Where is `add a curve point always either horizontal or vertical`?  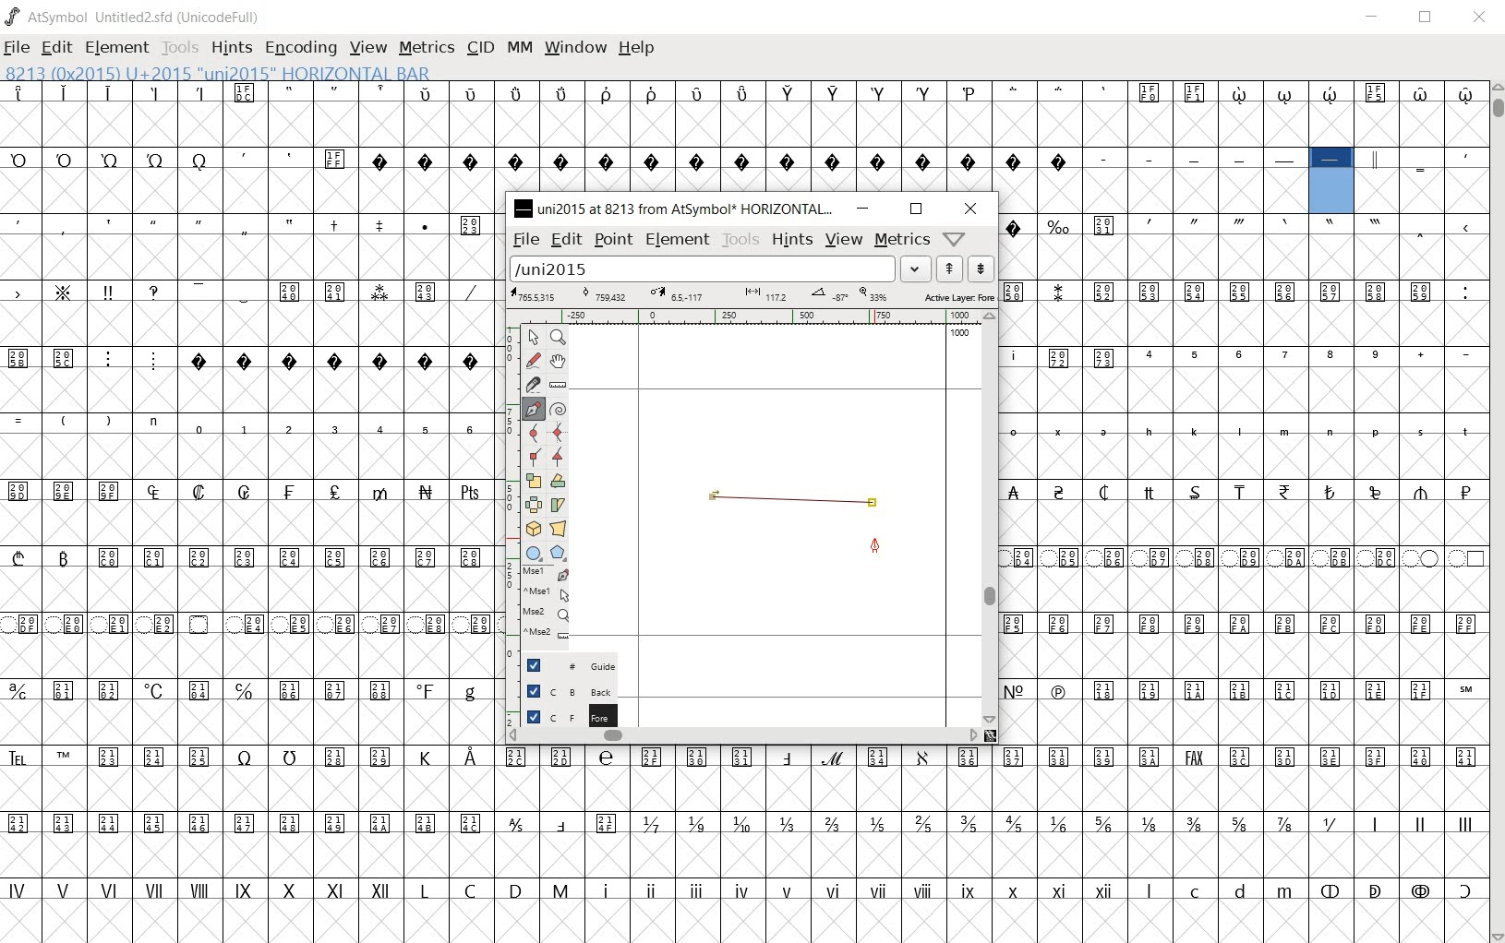
add a curve point always either horizontal or vertical is located at coordinates (557, 433).